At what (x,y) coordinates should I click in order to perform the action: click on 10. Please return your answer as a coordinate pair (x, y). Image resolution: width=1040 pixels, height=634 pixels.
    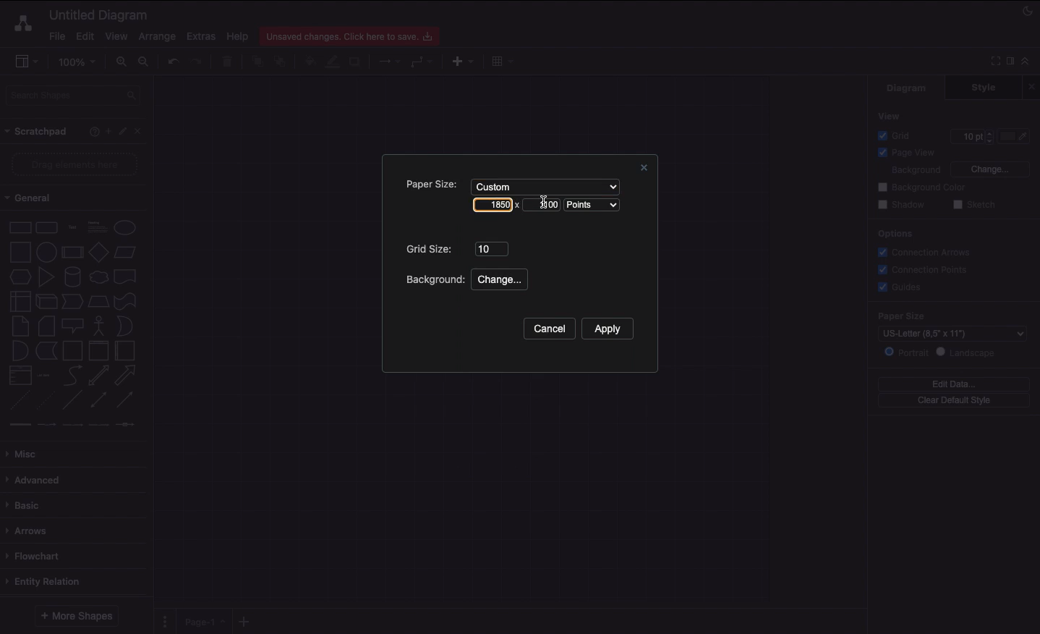
    Looking at the image, I should click on (491, 248).